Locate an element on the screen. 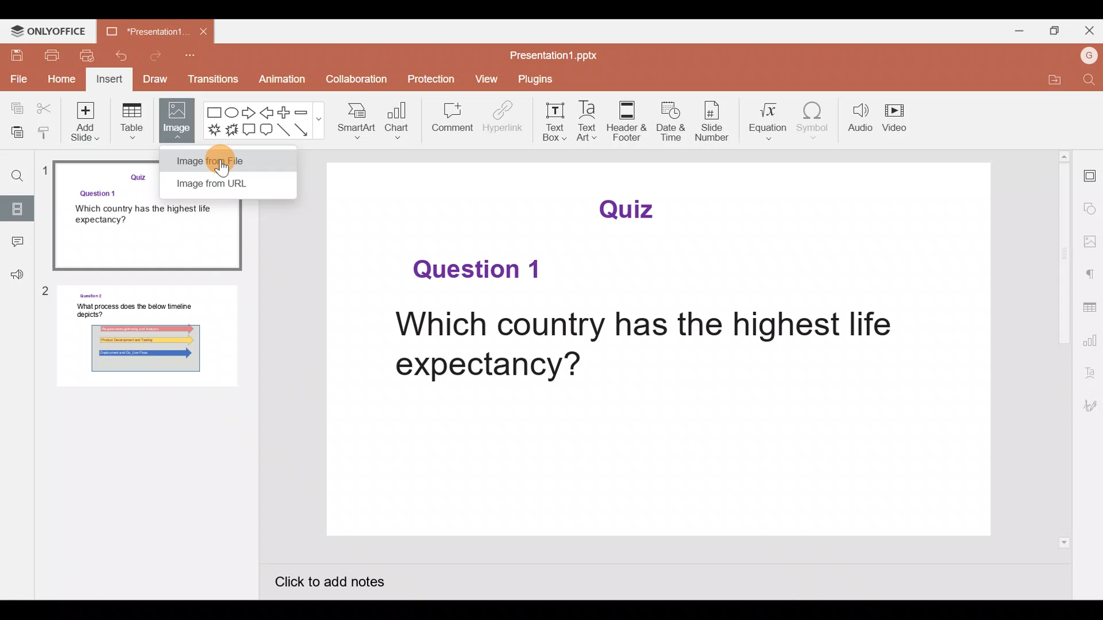 The width and height of the screenshot is (1103, 620). ONLYOFFICE is located at coordinates (55, 32).